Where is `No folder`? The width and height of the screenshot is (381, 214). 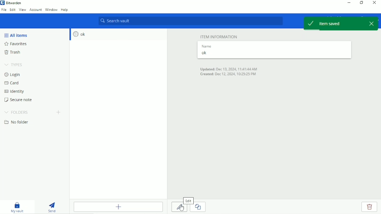 No folder is located at coordinates (17, 122).